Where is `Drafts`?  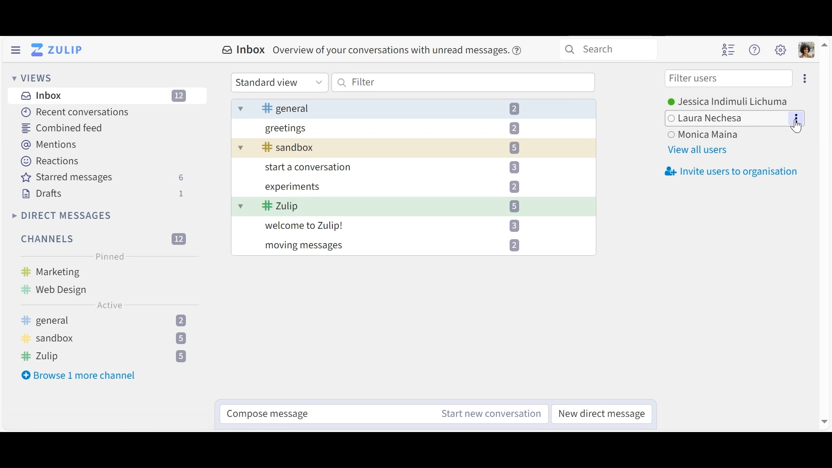
Drafts is located at coordinates (102, 193).